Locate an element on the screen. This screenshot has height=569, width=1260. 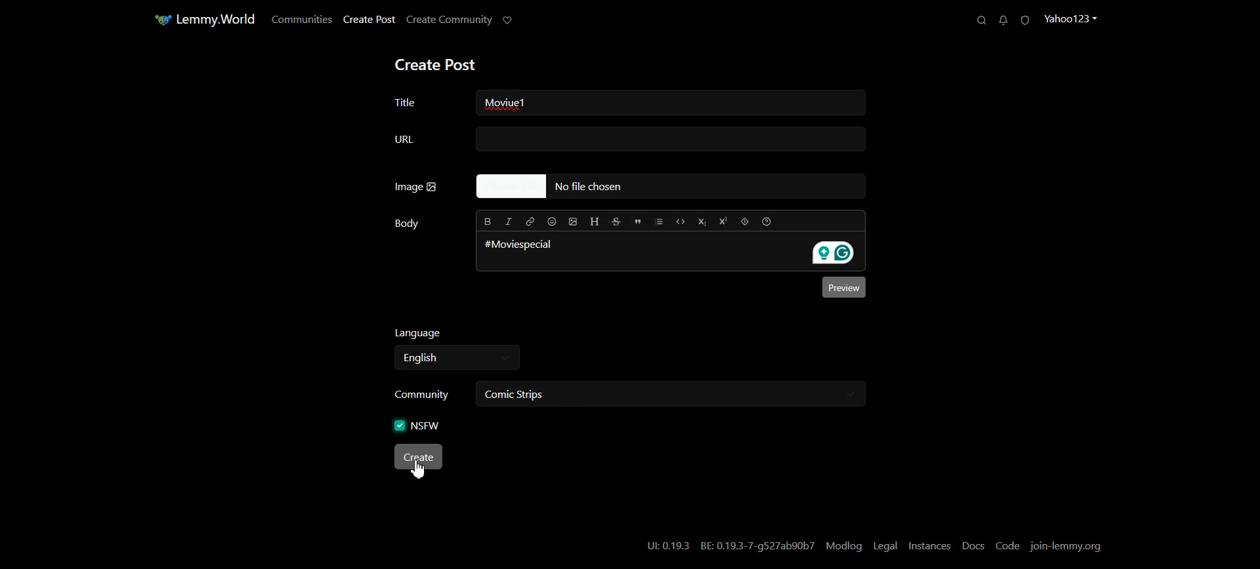
Code is located at coordinates (681, 220).